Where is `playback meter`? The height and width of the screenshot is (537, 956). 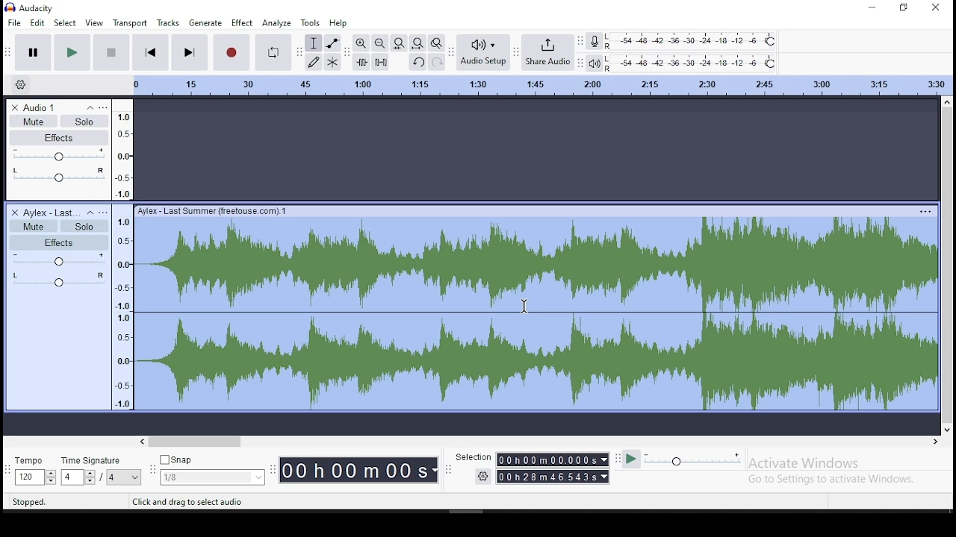 playback meter is located at coordinates (692, 64).